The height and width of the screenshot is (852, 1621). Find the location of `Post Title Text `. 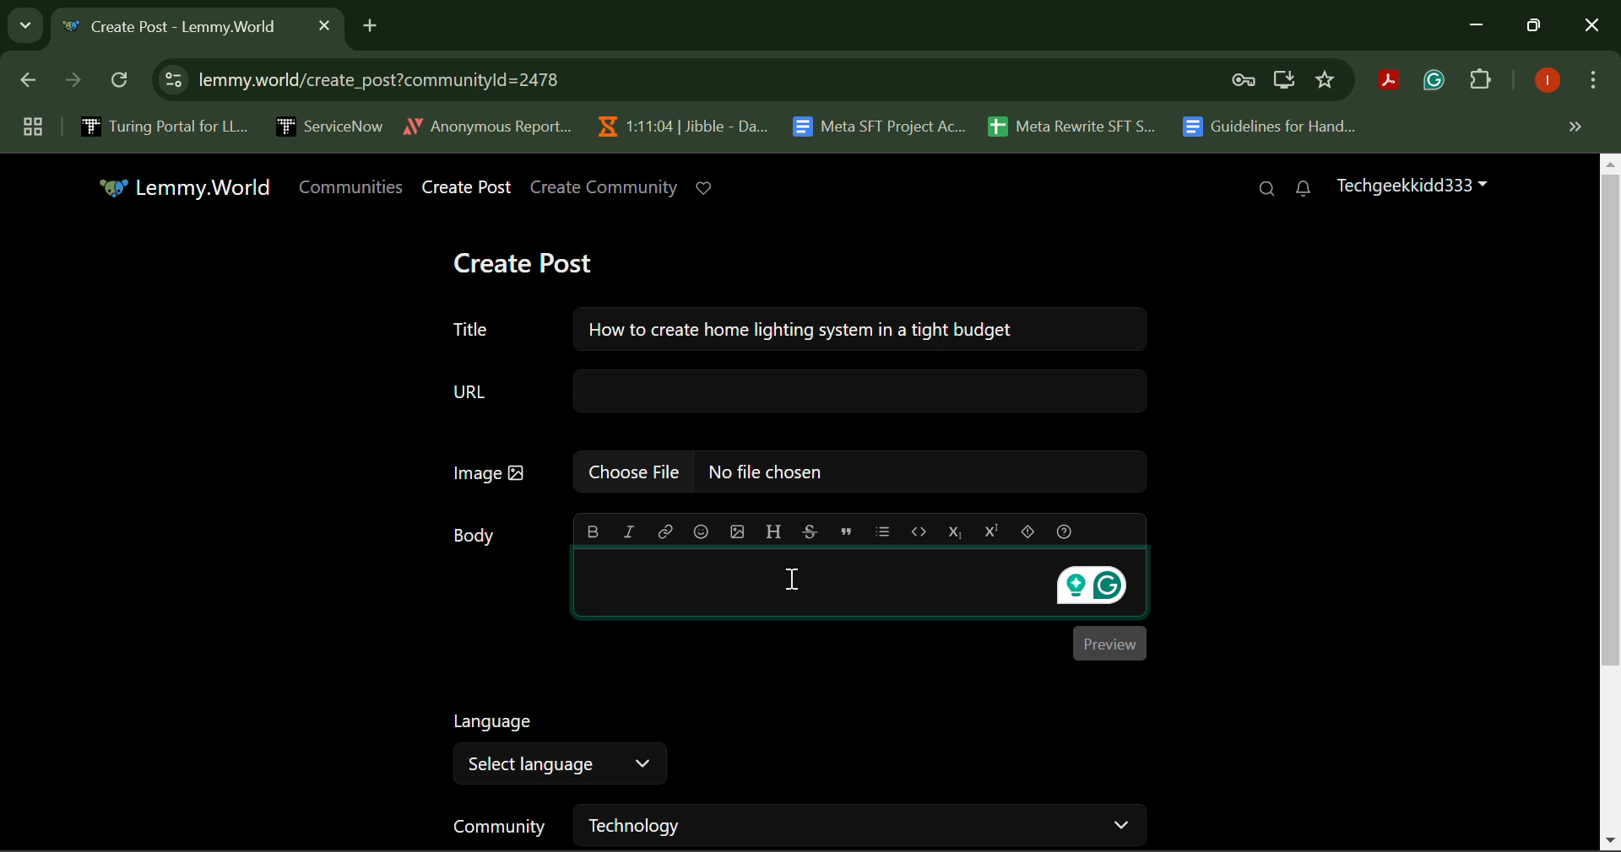

Post Title Text  is located at coordinates (789, 326).